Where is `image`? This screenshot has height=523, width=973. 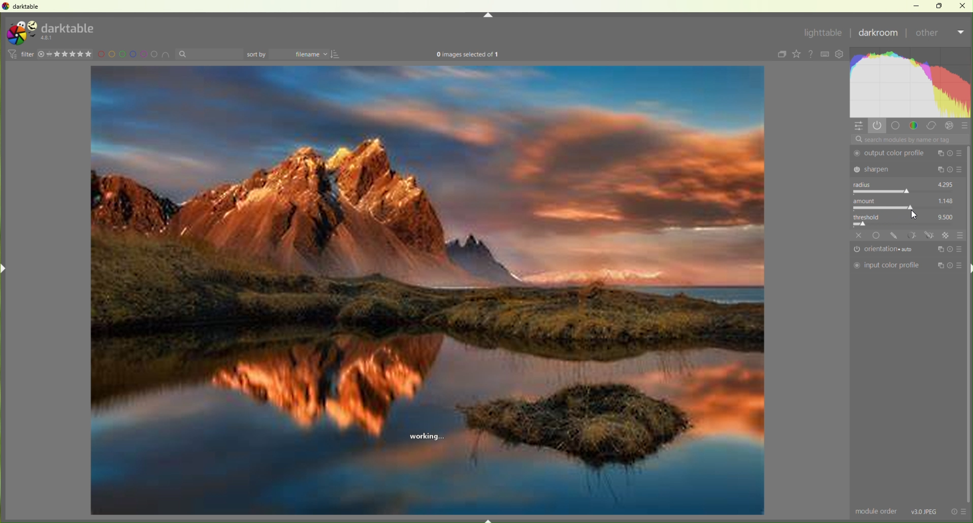
image is located at coordinates (428, 291).